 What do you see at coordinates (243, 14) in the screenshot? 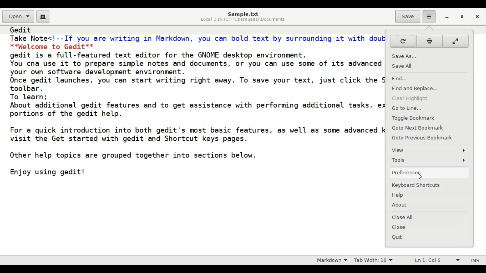
I see `Sample.txt` at bounding box center [243, 14].